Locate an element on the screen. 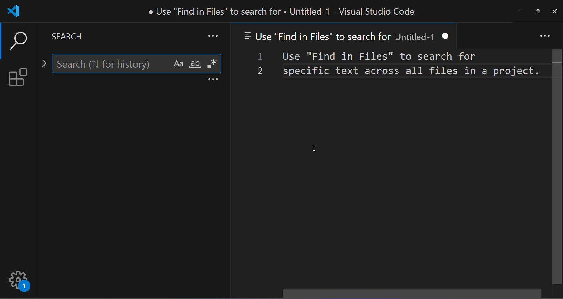  more options is located at coordinates (210, 80).